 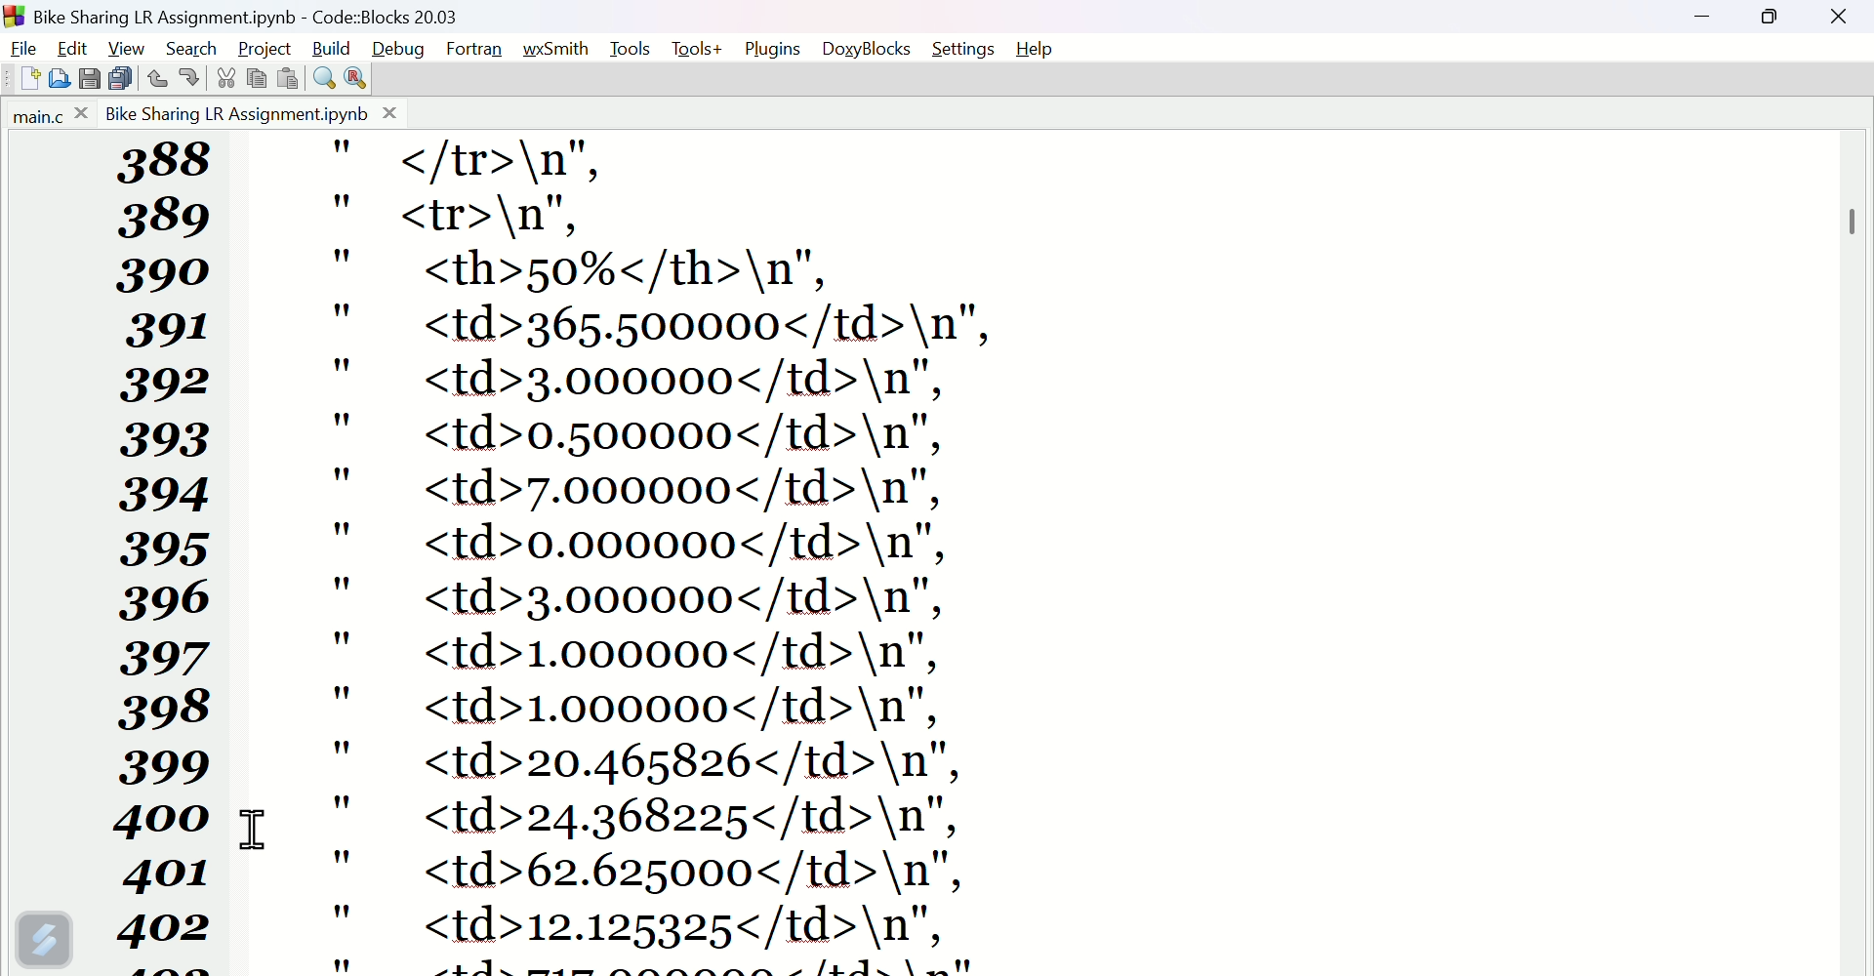 What do you see at coordinates (355, 77) in the screenshot?
I see `Replace` at bounding box center [355, 77].